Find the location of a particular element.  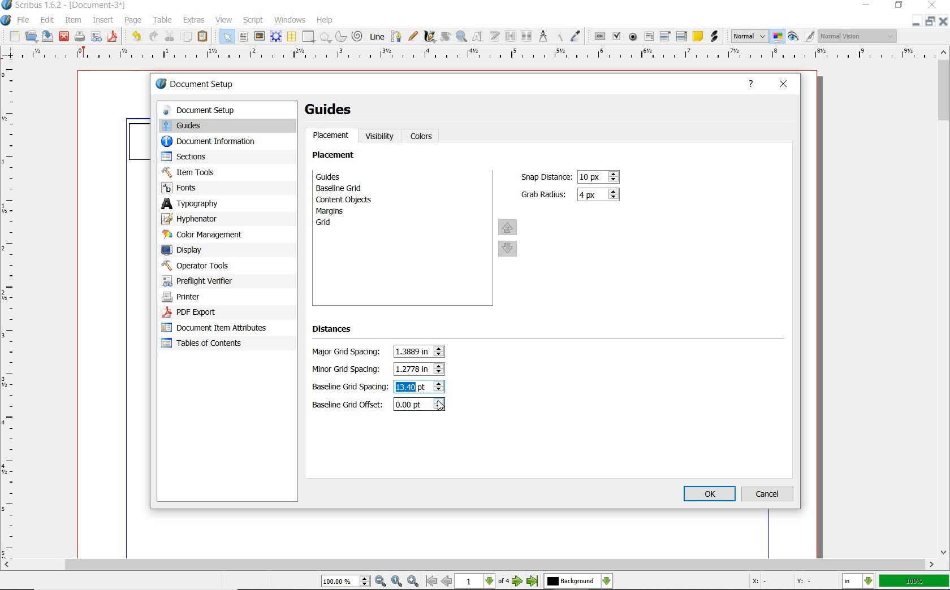

restore is located at coordinates (931, 21).